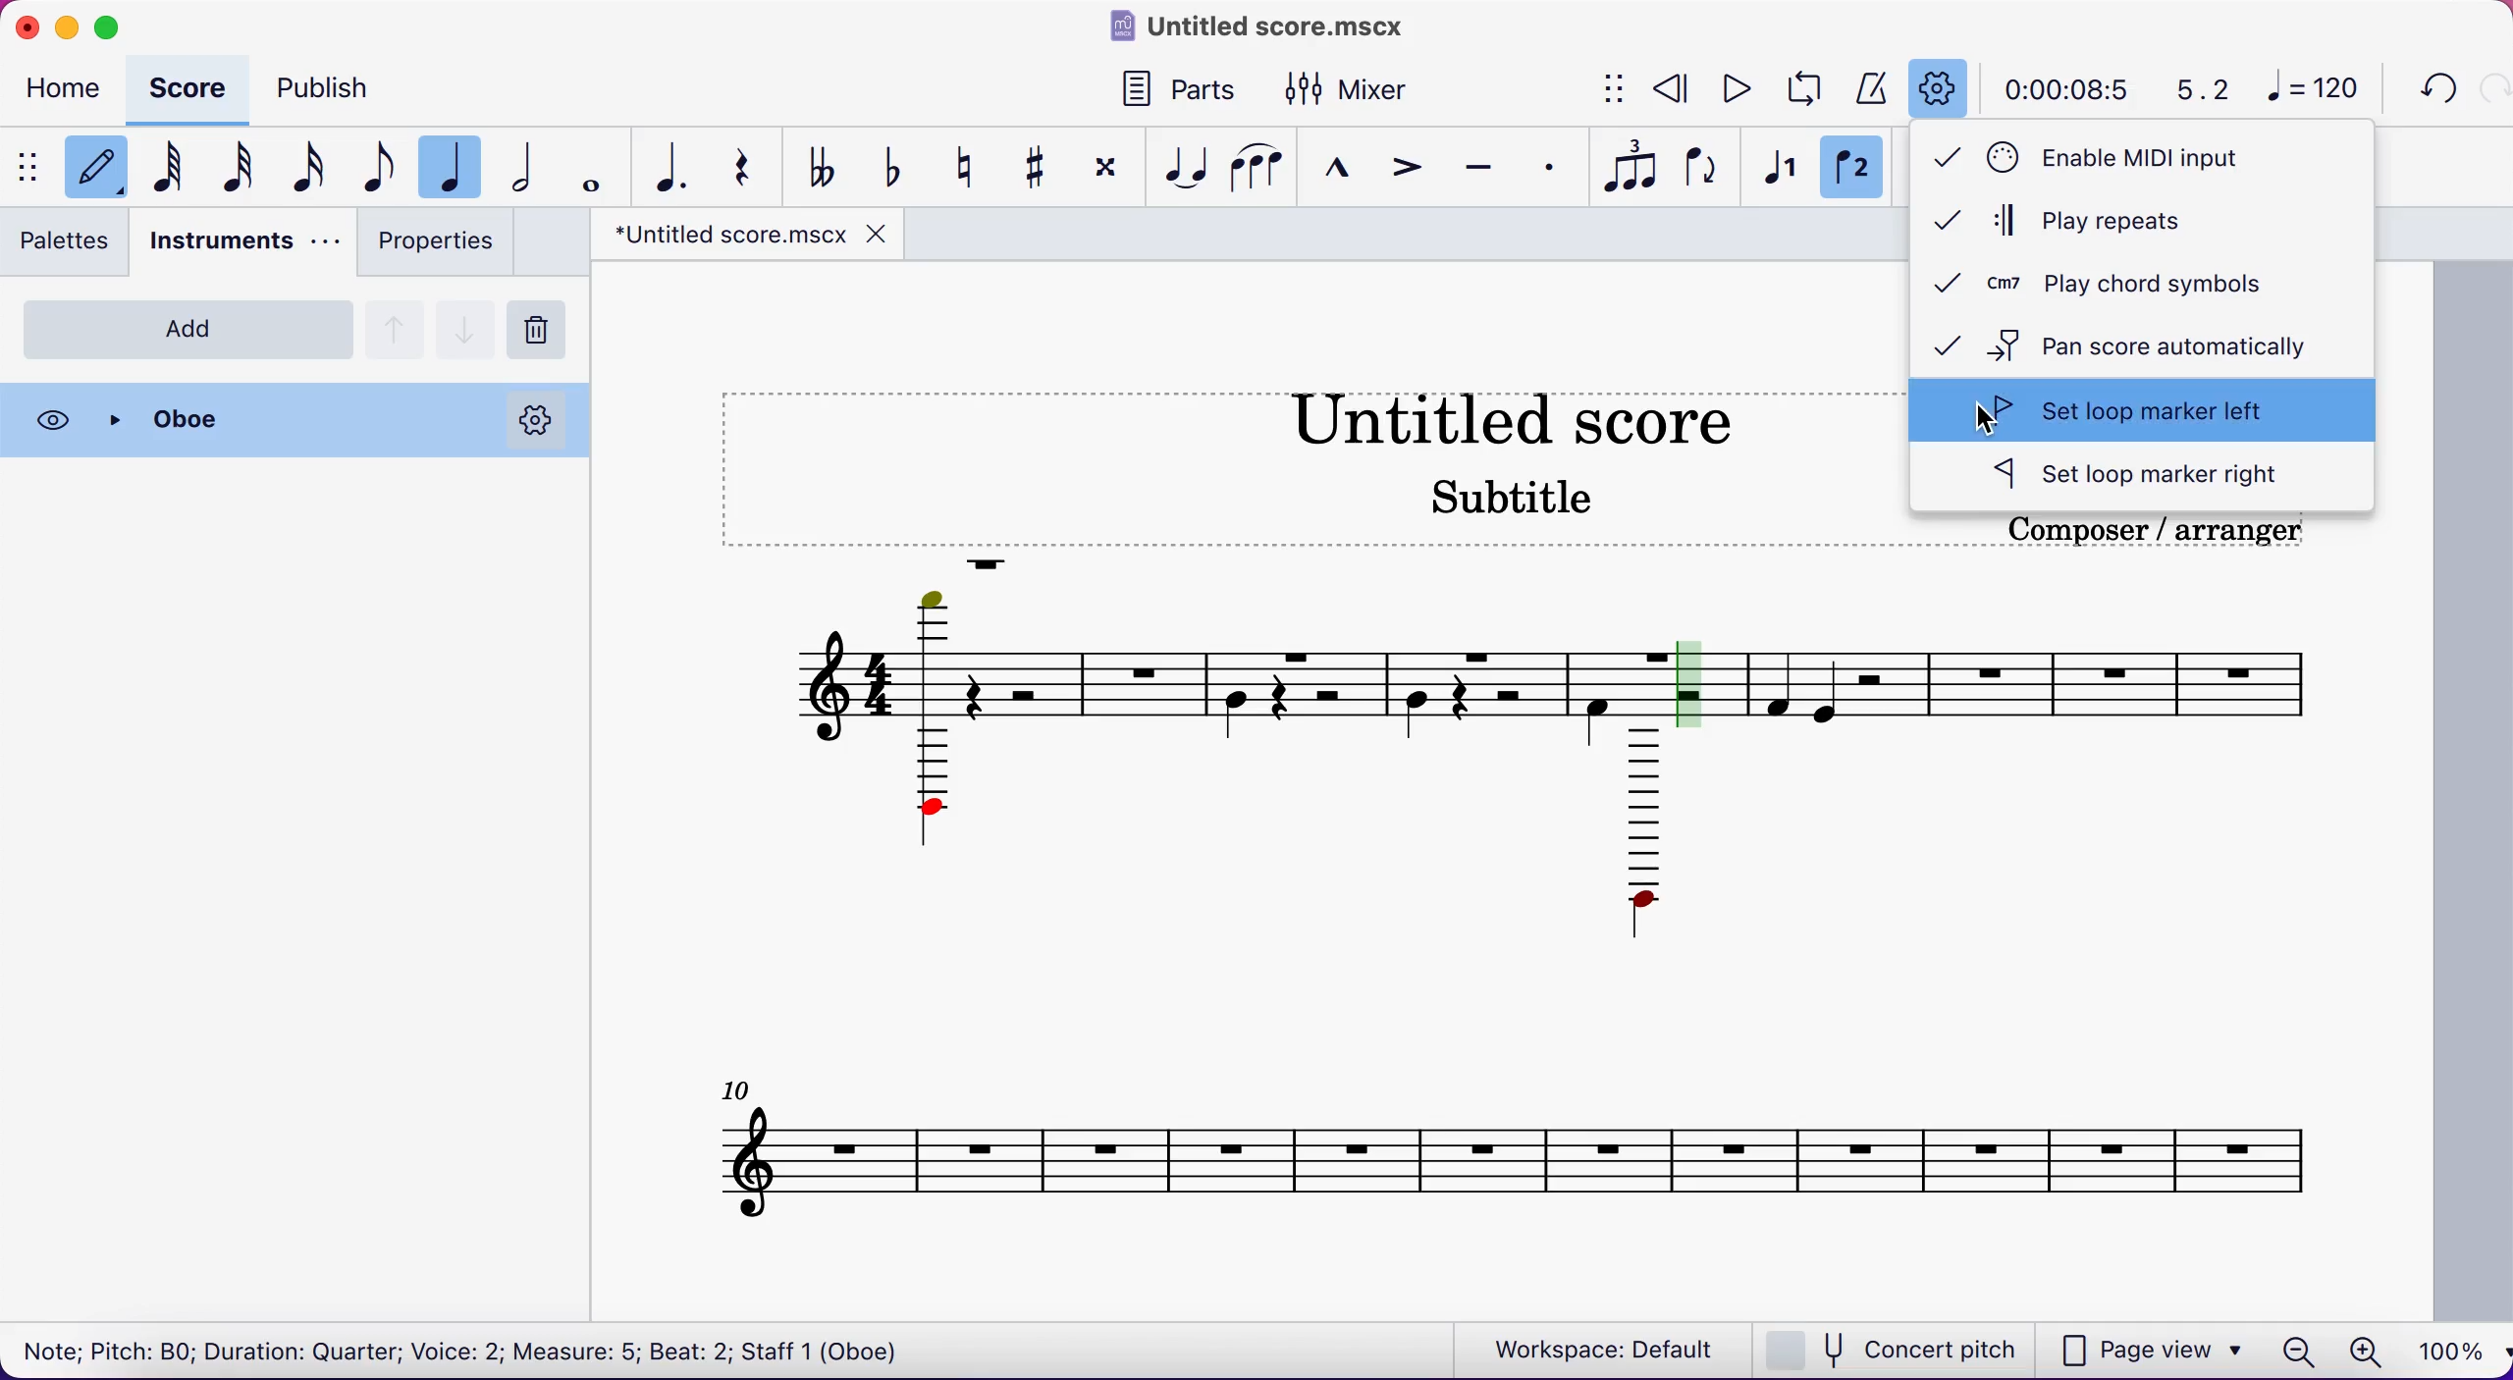 This screenshot has height=1380, width=2513. What do you see at coordinates (69, 92) in the screenshot?
I see `home` at bounding box center [69, 92].